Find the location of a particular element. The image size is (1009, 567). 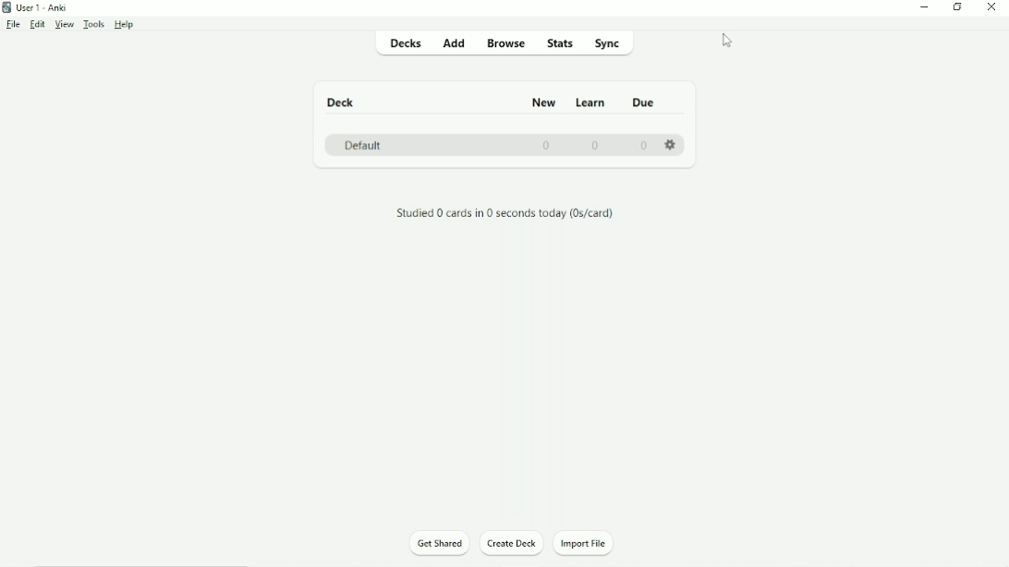

Restore down is located at coordinates (957, 7).